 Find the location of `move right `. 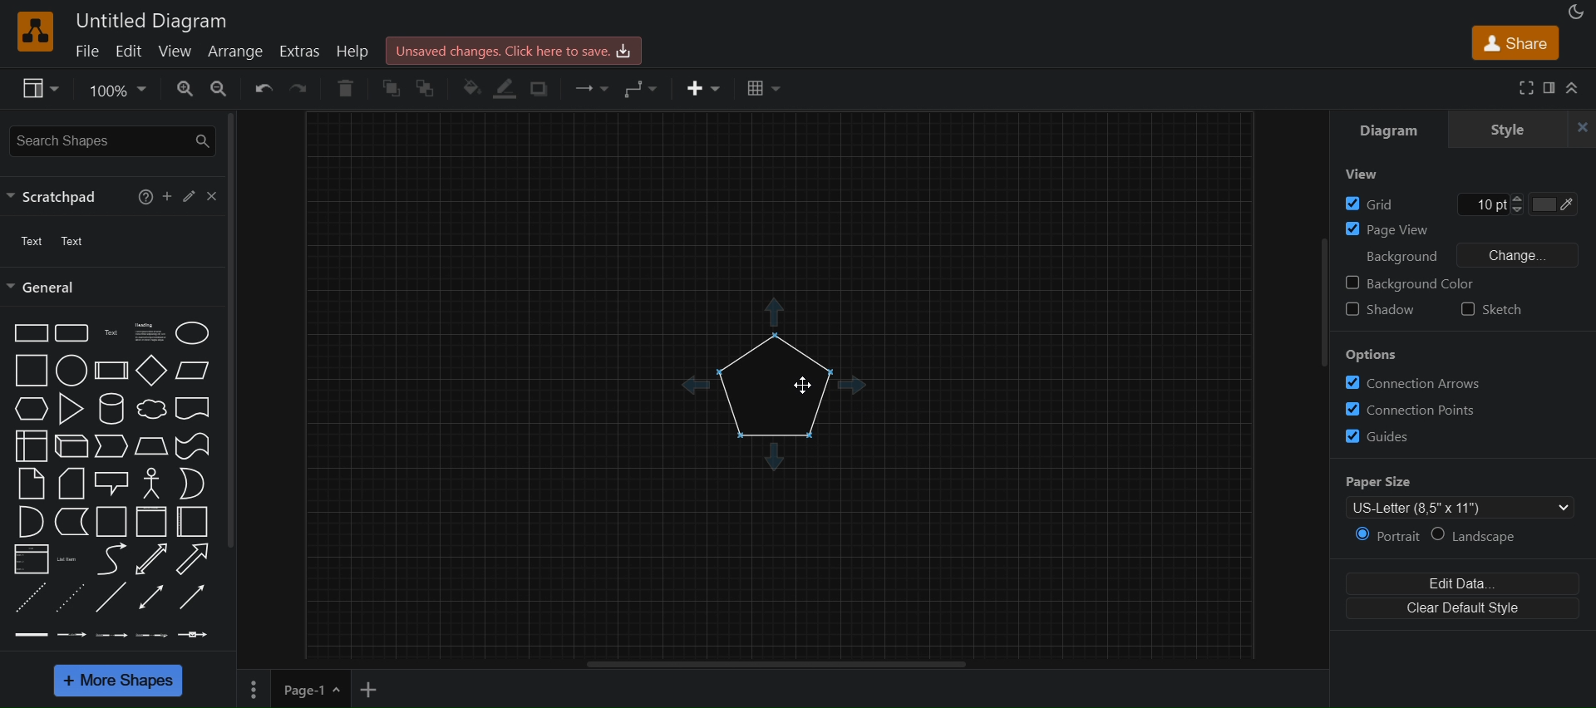

move right  is located at coordinates (857, 384).